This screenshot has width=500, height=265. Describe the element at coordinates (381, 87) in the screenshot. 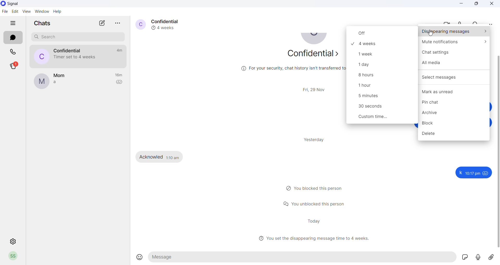

I see `disappearing messages timeframe` at that location.